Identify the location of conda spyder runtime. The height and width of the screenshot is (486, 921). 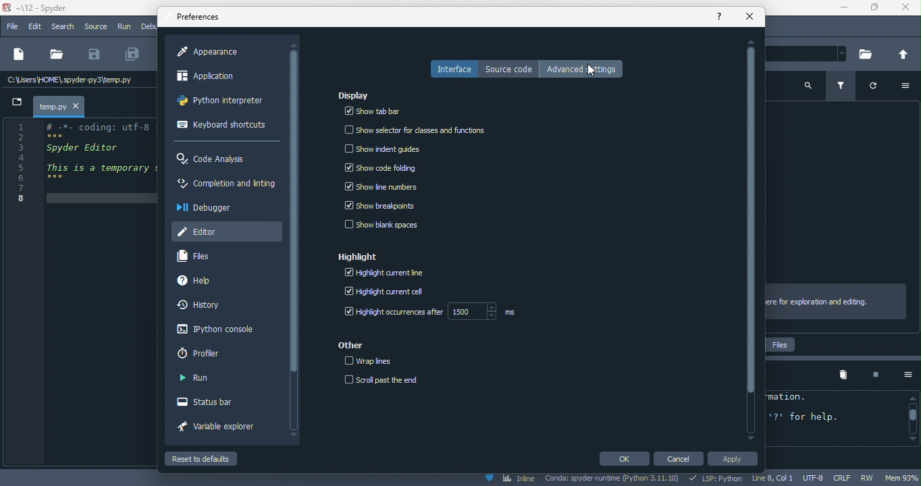
(613, 479).